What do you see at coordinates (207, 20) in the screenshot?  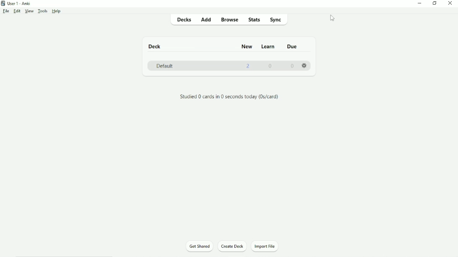 I see `Add` at bounding box center [207, 20].